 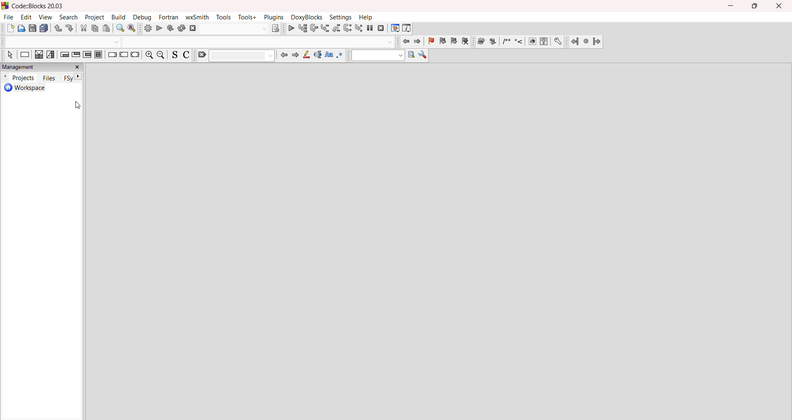 What do you see at coordinates (84, 28) in the screenshot?
I see `cut` at bounding box center [84, 28].